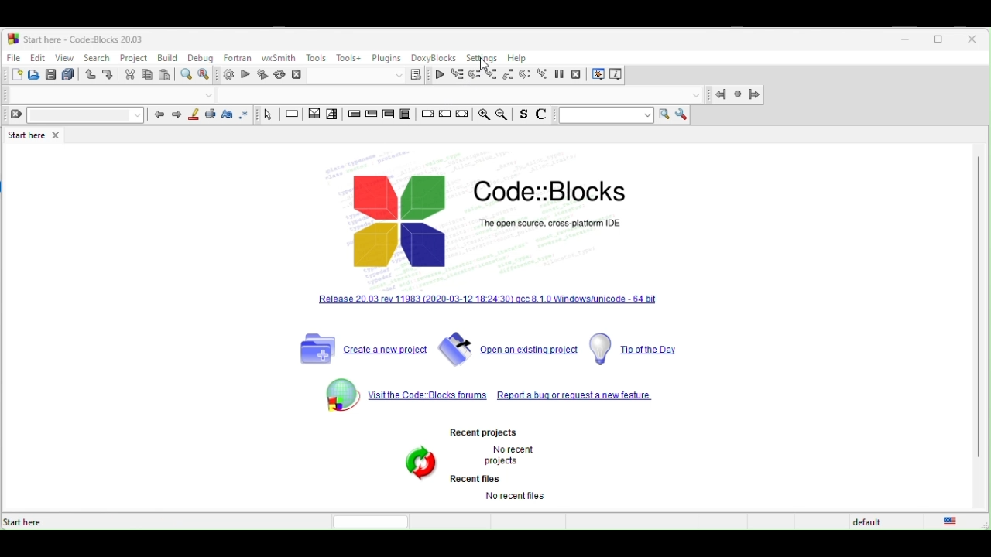 The image size is (991, 557). I want to click on minimize, so click(906, 40).